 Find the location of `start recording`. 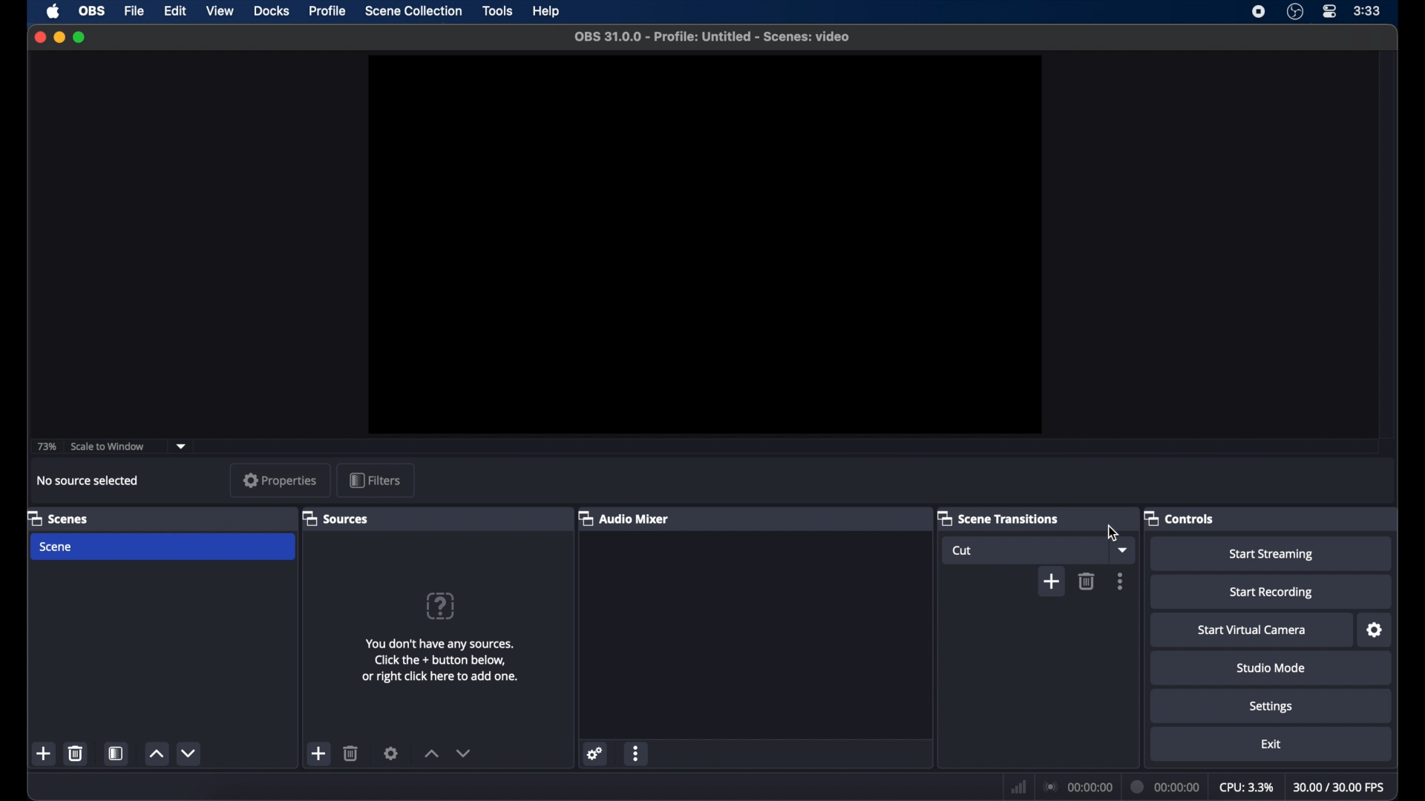

start recording is located at coordinates (1272, 593).